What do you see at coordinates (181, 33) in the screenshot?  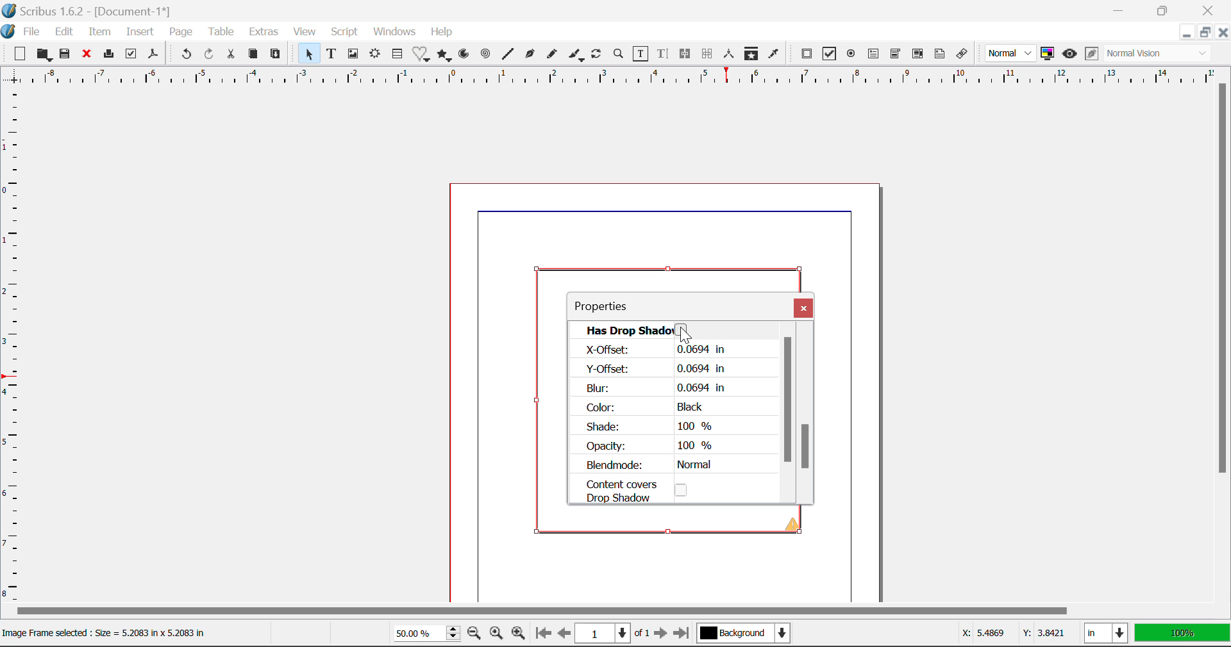 I see `Page` at bounding box center [181, 33].